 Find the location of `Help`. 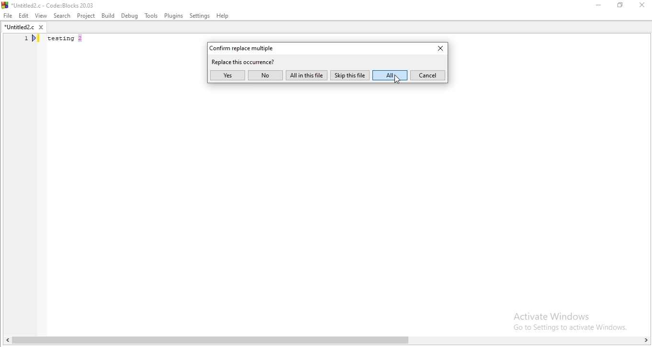

Help is located at coordinates (224, 16).